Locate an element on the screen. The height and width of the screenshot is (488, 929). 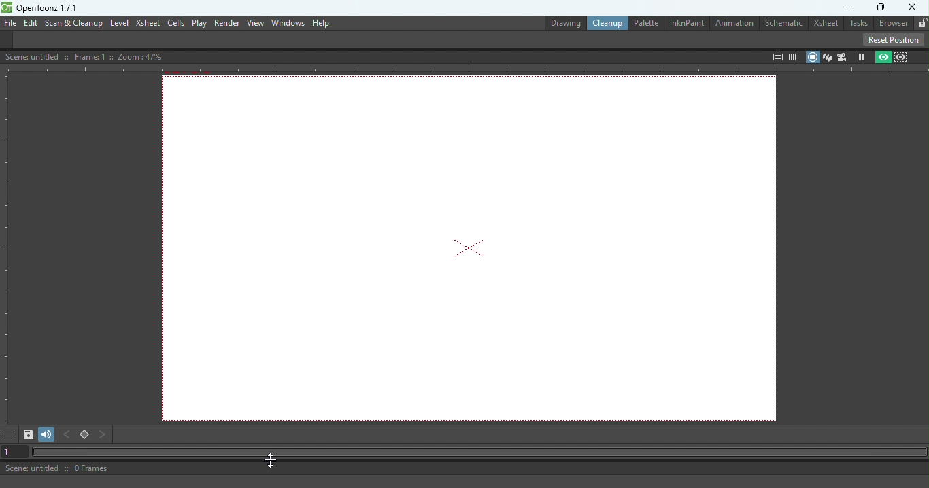
Xsheet is located at coordinates (148, 24).